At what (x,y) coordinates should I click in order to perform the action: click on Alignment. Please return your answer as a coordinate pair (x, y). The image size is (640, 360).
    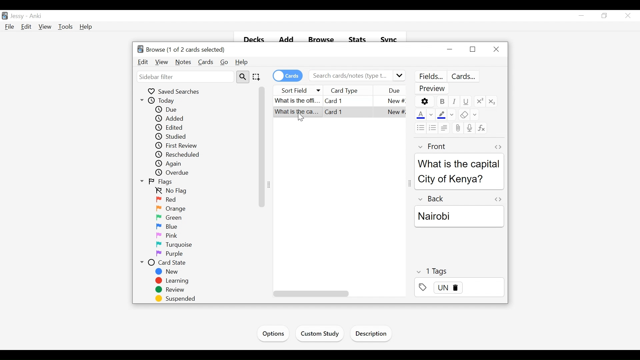
    Looking at the image, I should click on (443, 127).